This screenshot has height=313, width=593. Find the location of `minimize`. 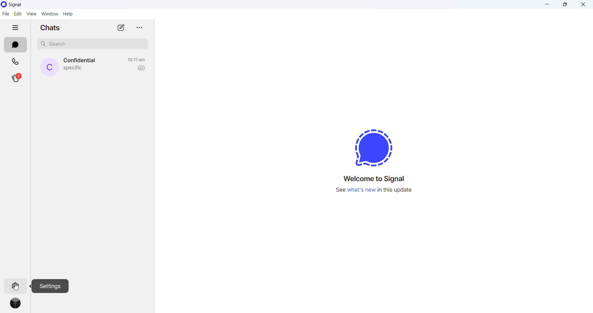

minimize is located at coordinates (548, 5).